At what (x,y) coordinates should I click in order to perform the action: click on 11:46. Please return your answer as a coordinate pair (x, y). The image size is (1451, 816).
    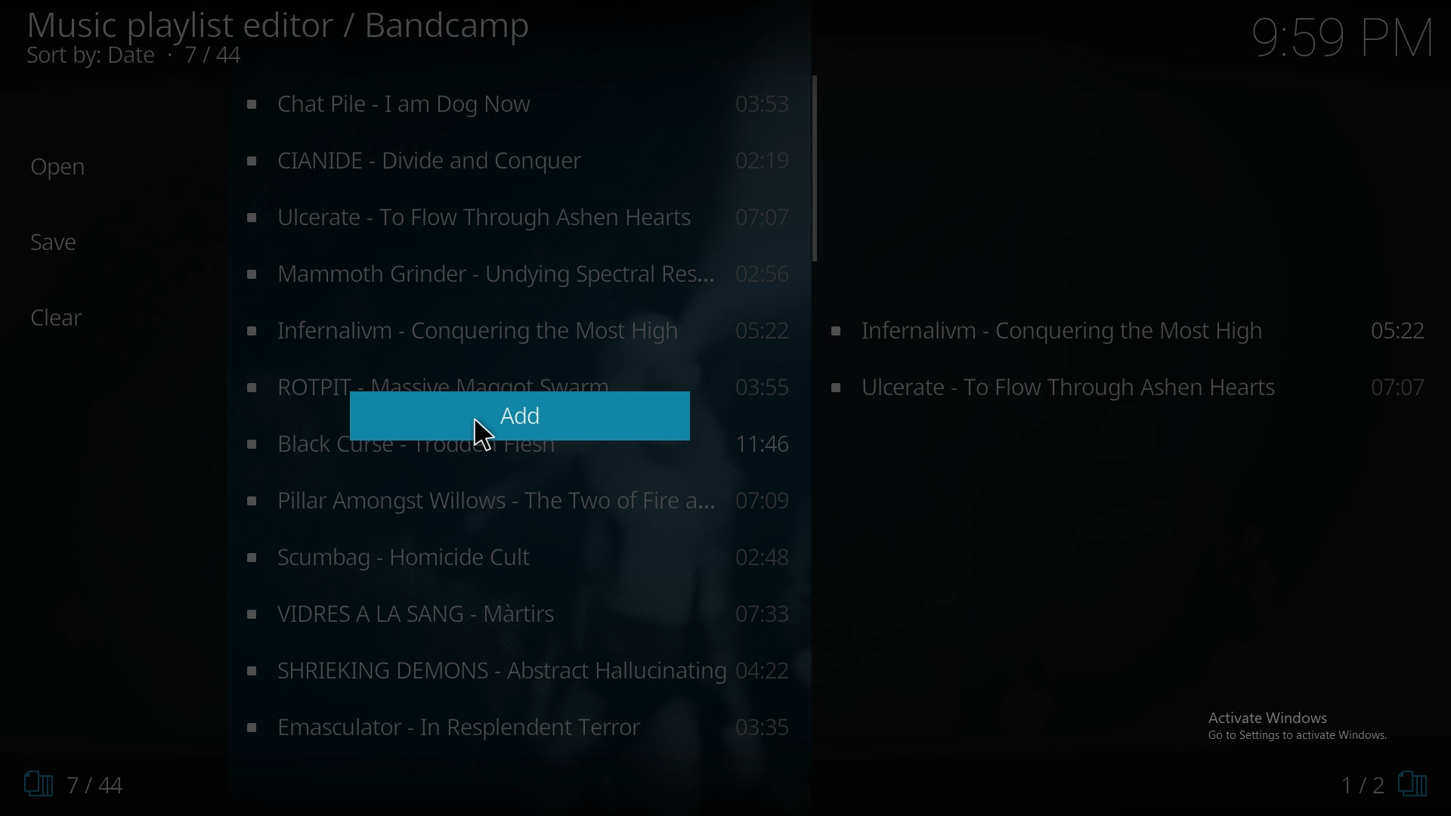
    Looking at the image, I should click on (766, 444).